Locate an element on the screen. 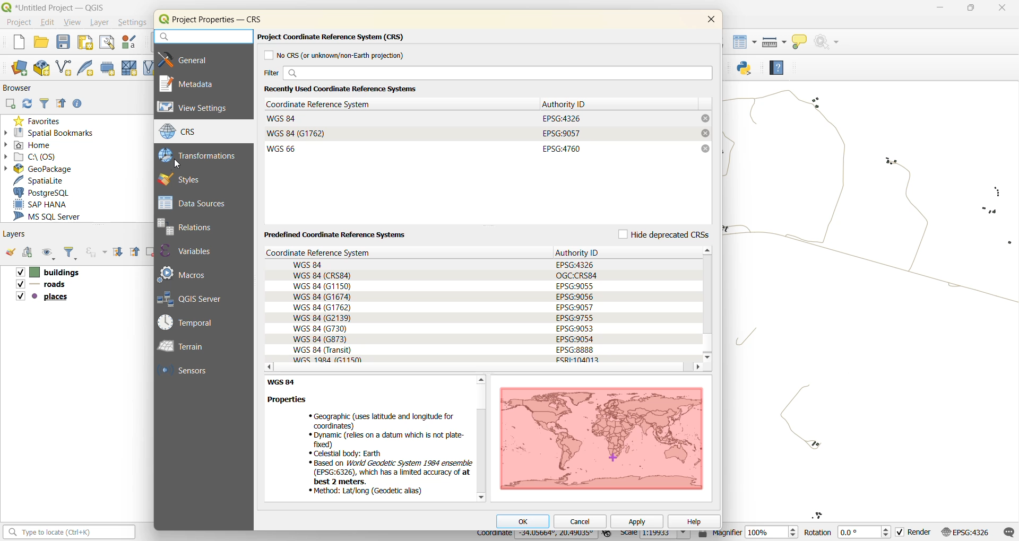  WGS 84 (G1674) is located at coordinates (321, 297).